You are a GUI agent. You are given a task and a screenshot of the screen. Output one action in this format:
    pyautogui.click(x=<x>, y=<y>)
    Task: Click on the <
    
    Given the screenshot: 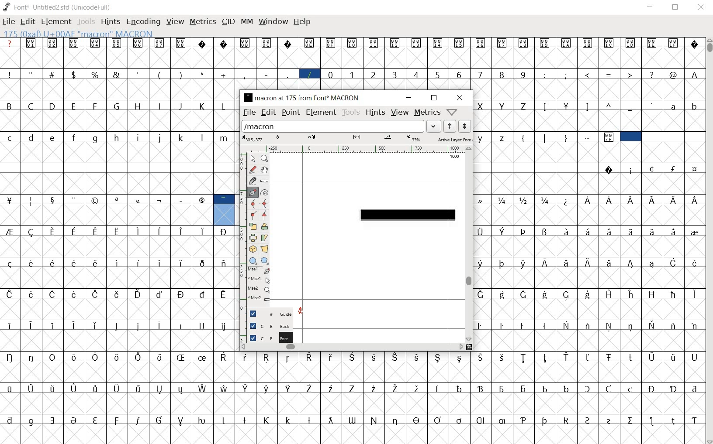 What is the action you would take?
    pyautogui.click(x=588, y=75)
    